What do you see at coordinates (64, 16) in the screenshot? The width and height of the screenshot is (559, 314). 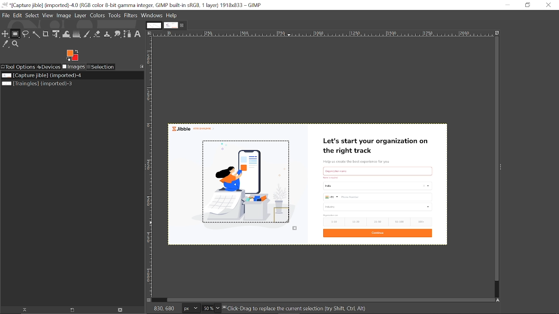 I see `Image` at bounding box center [64, 16].